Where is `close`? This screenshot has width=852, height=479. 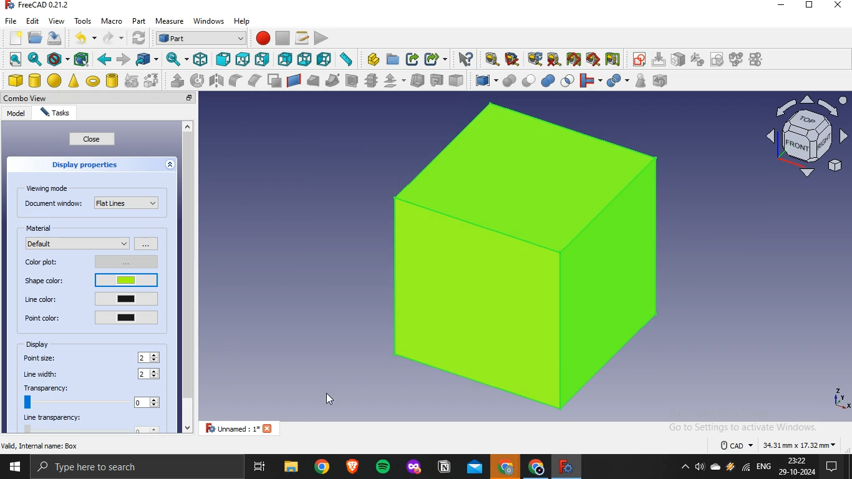 close is located at coordinates (190, 99).